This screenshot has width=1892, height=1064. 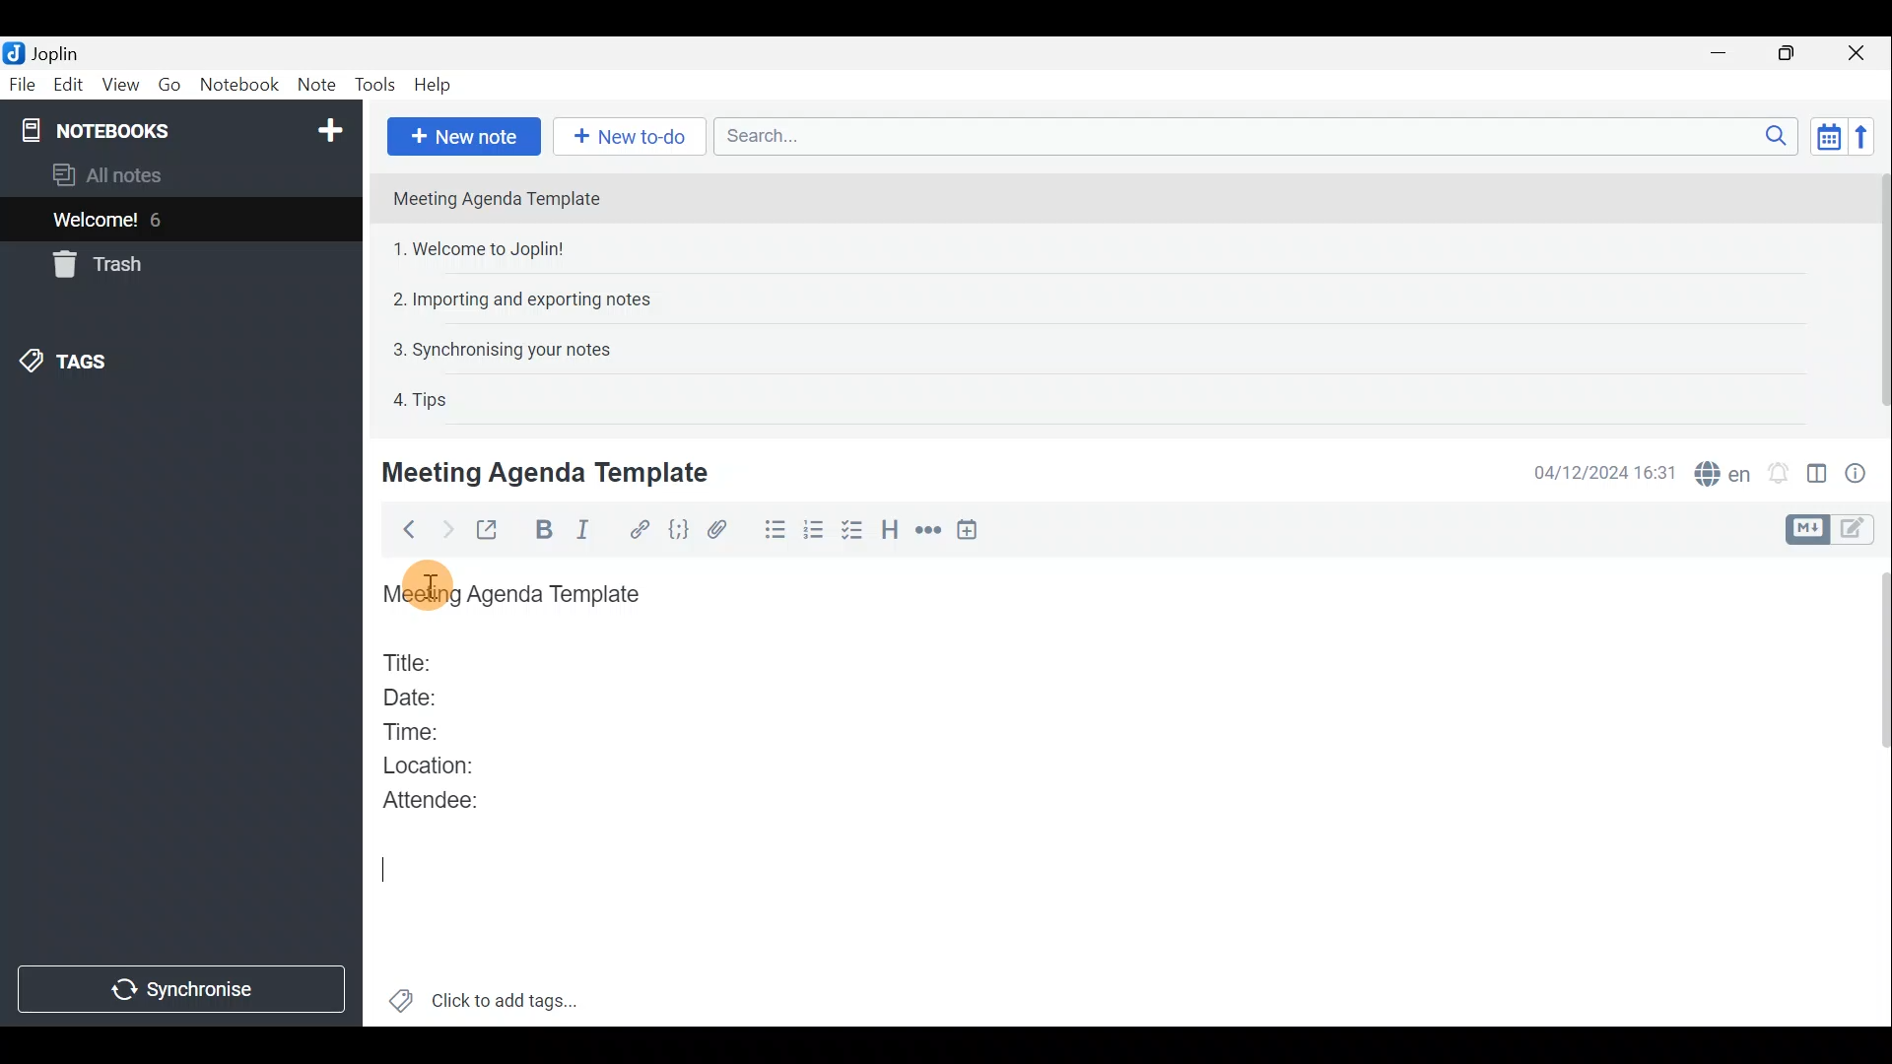 I want to click on Synchronise, so click(x=181, y=992).